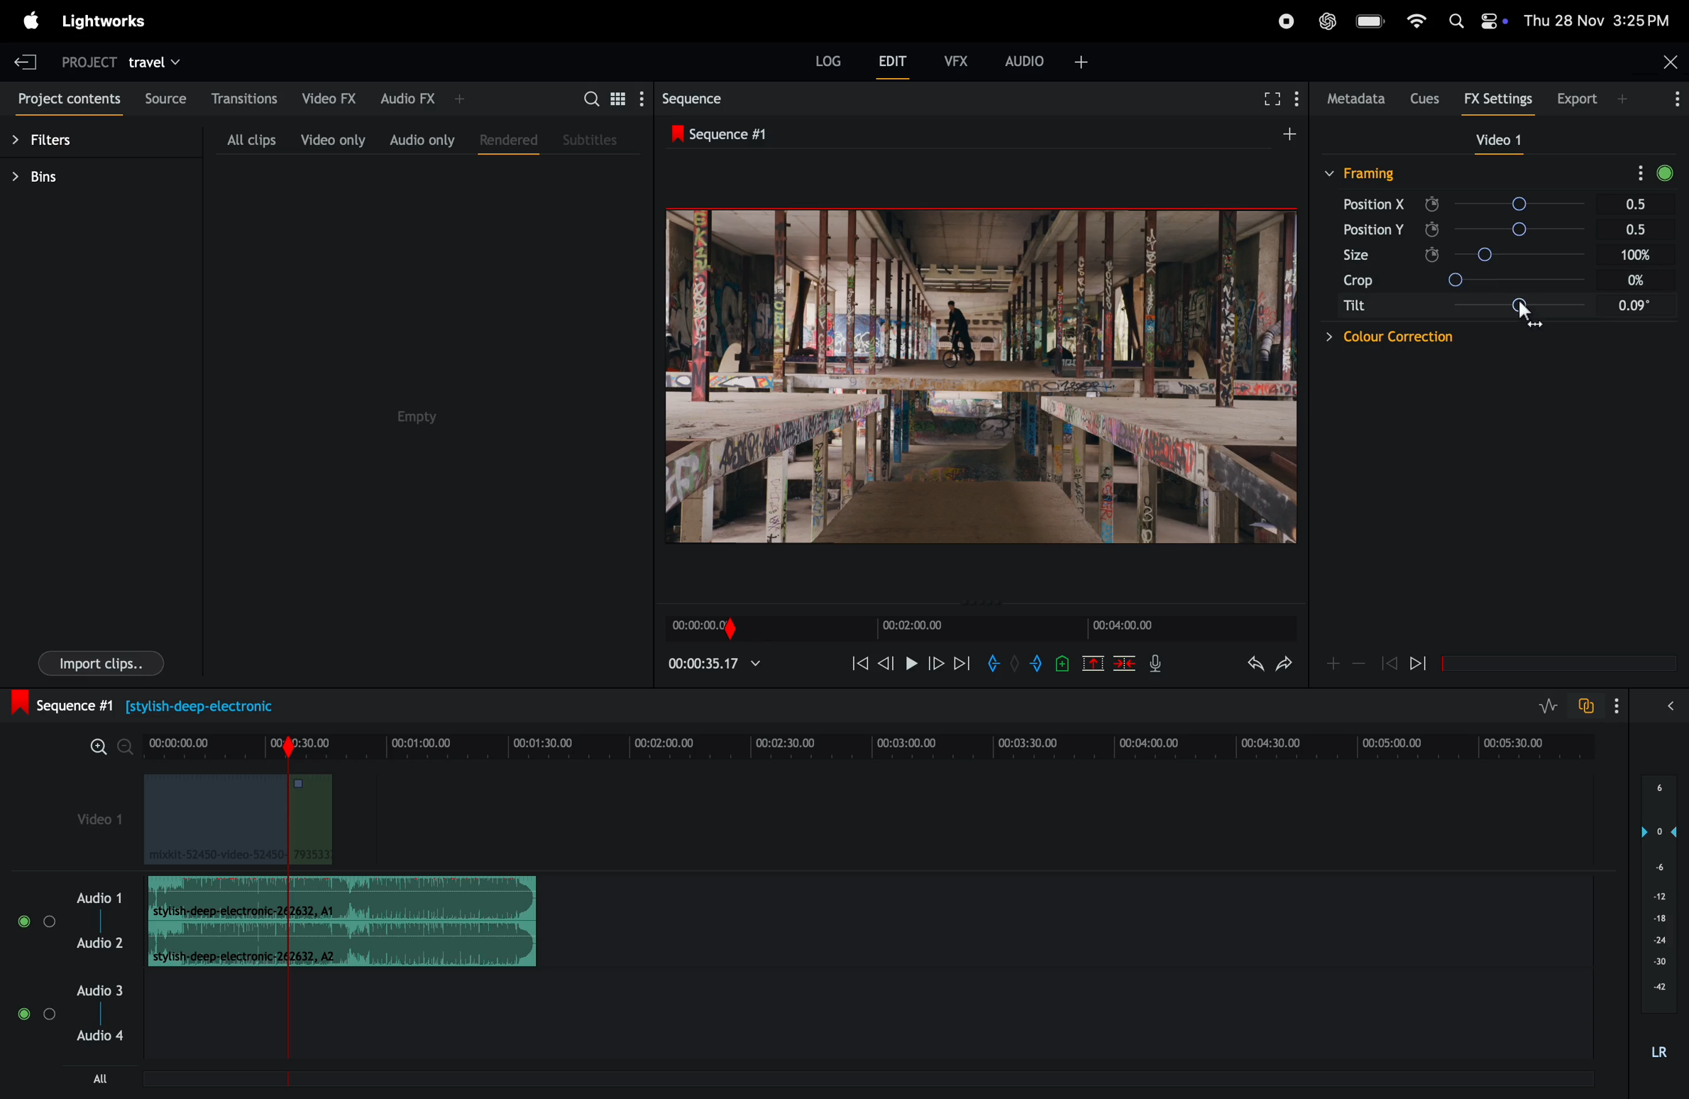 The height and width of the screenshot is (1099, 1689). Describe the element at coordinates (1625, 100) in the screenshot. I see `Add panel` at that location.